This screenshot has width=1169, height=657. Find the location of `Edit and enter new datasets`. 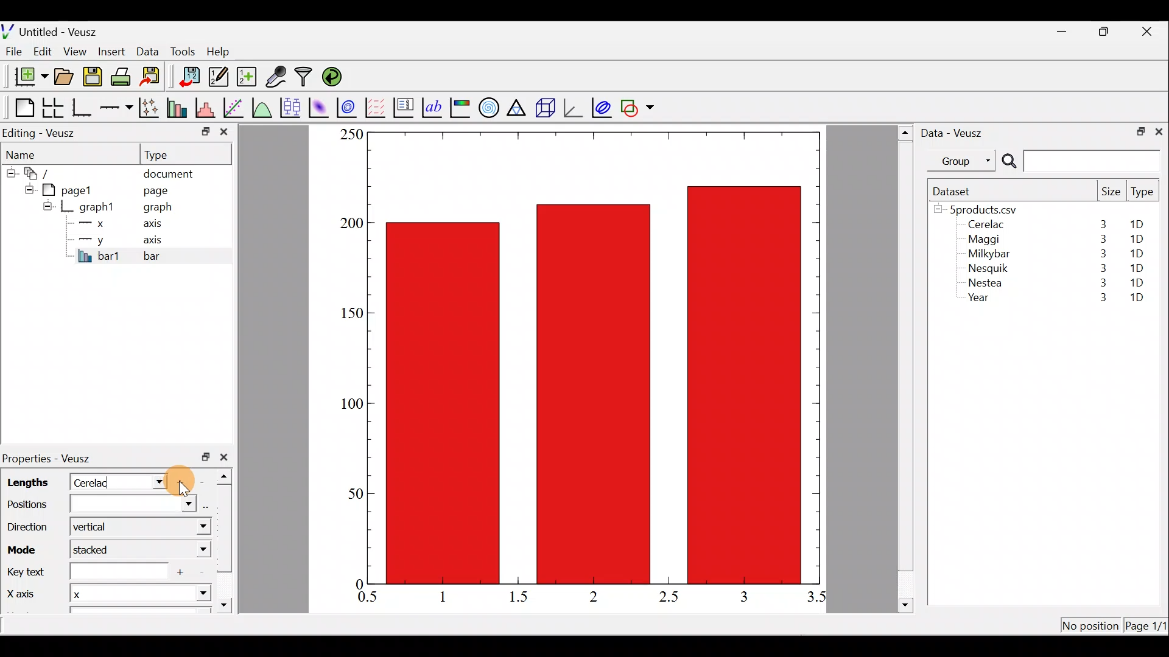

Edit and enter new datasets is located at coordinates (219, 77).